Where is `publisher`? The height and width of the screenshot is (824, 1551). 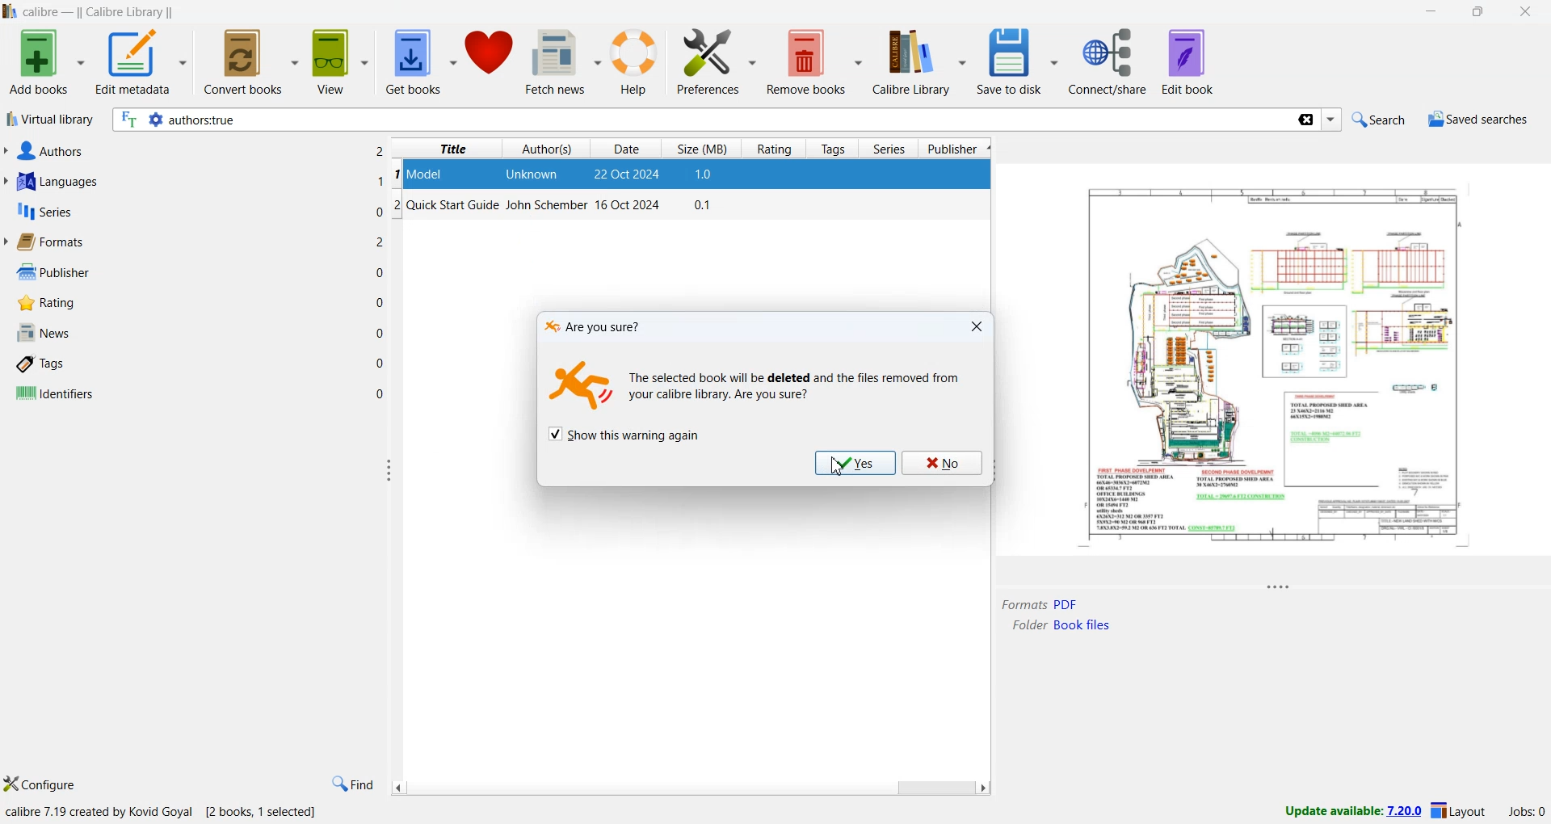 publisher is located at coordinates (956, 149).